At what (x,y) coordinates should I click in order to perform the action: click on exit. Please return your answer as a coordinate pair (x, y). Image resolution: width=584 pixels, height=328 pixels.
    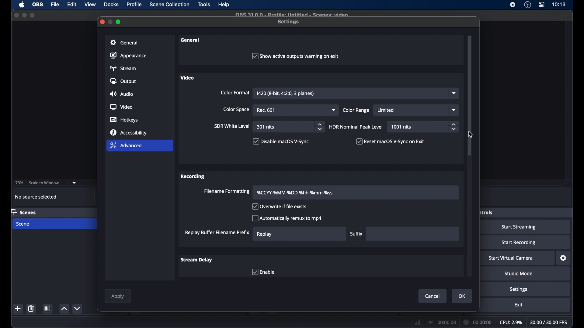
    Looking at the image, I should click on (519, 305).